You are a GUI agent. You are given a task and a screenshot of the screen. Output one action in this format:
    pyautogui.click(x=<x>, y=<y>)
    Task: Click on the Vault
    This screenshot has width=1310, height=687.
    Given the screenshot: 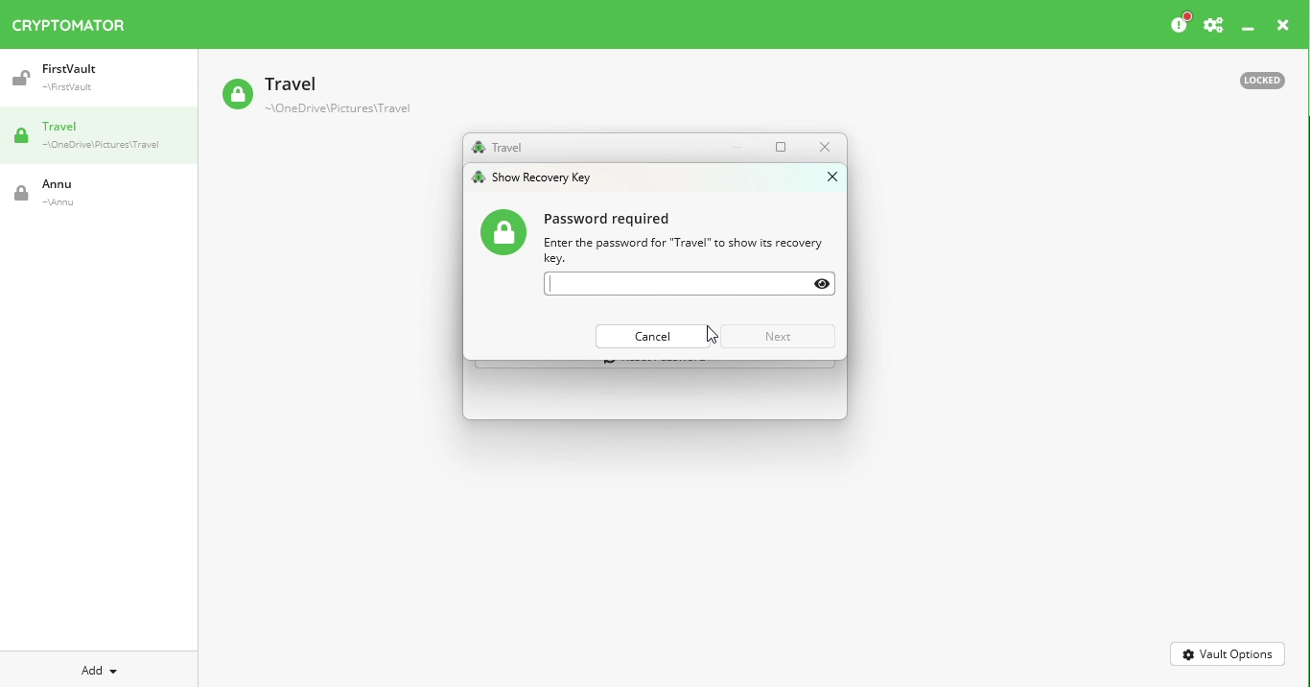 What is the action you would take?
    pyautogui.click(x=82, y=193)
    